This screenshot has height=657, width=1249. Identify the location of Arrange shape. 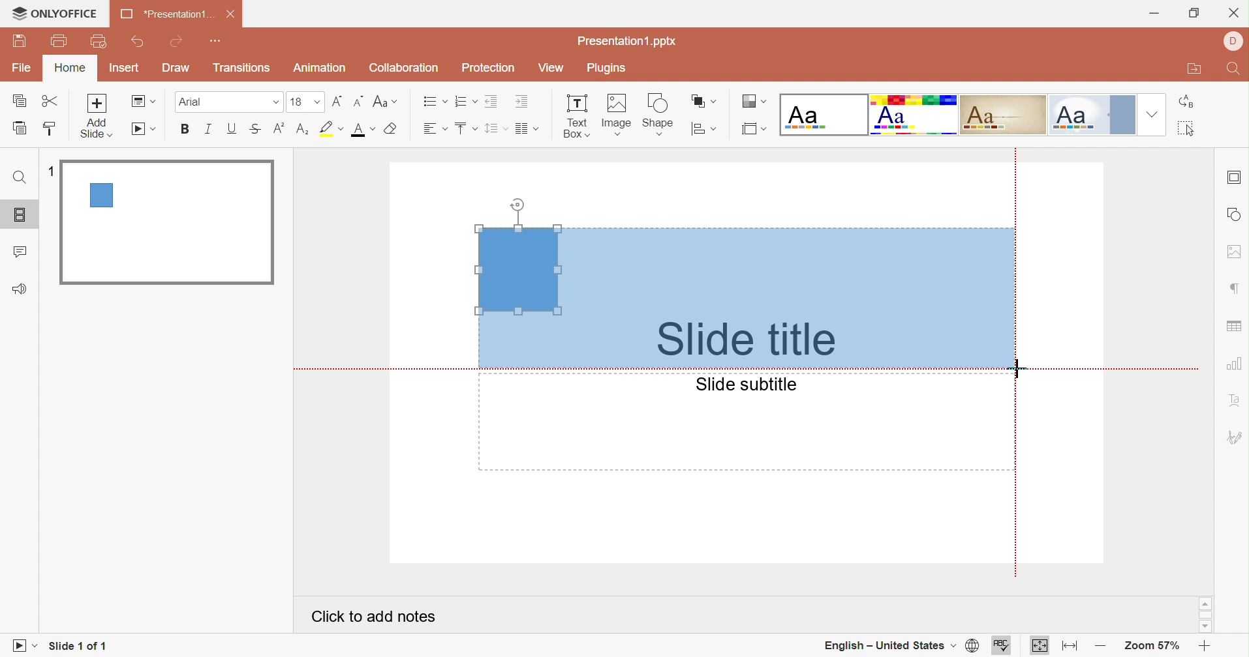
(702, 102).